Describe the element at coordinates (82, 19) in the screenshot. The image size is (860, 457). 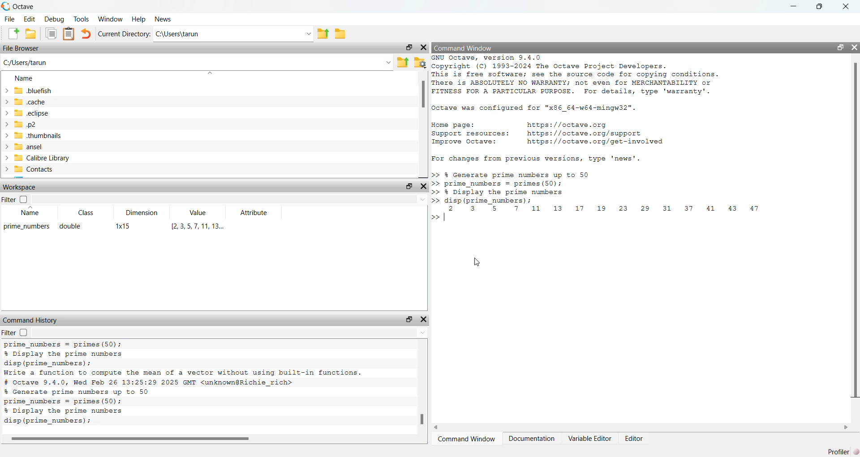
I see `tools` at that location.